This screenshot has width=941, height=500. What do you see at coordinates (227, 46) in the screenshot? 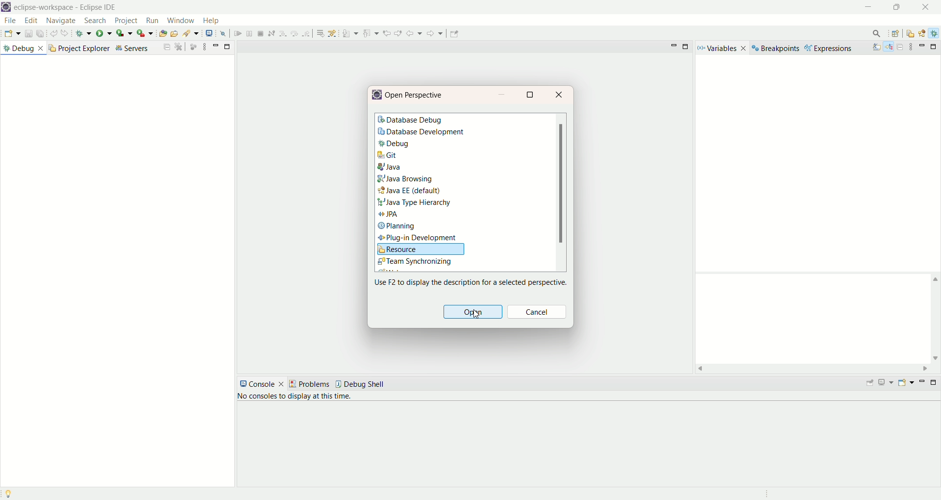
I see `maximize` at bounding box center [227, 46].